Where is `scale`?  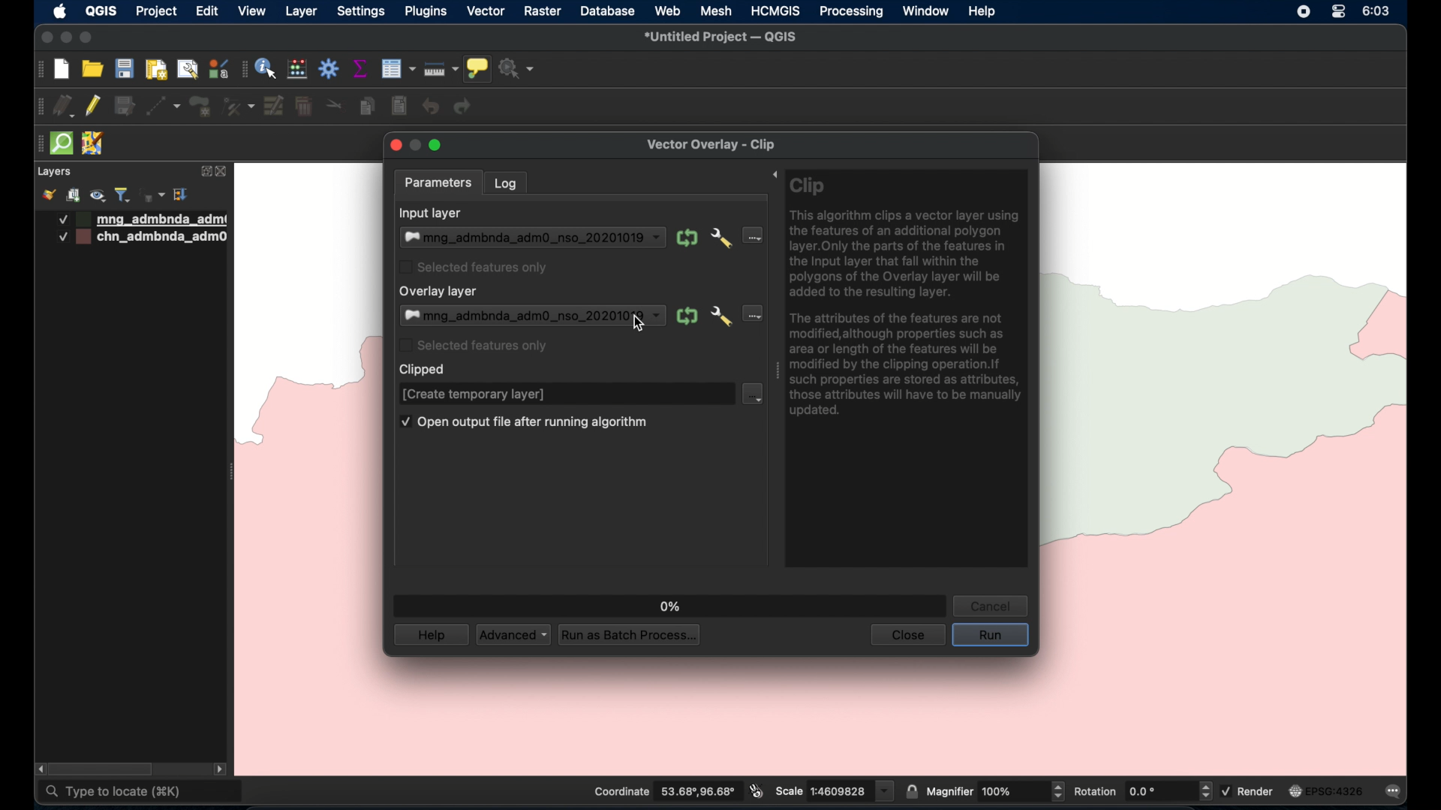 scale is located at coordinates (835, 790).